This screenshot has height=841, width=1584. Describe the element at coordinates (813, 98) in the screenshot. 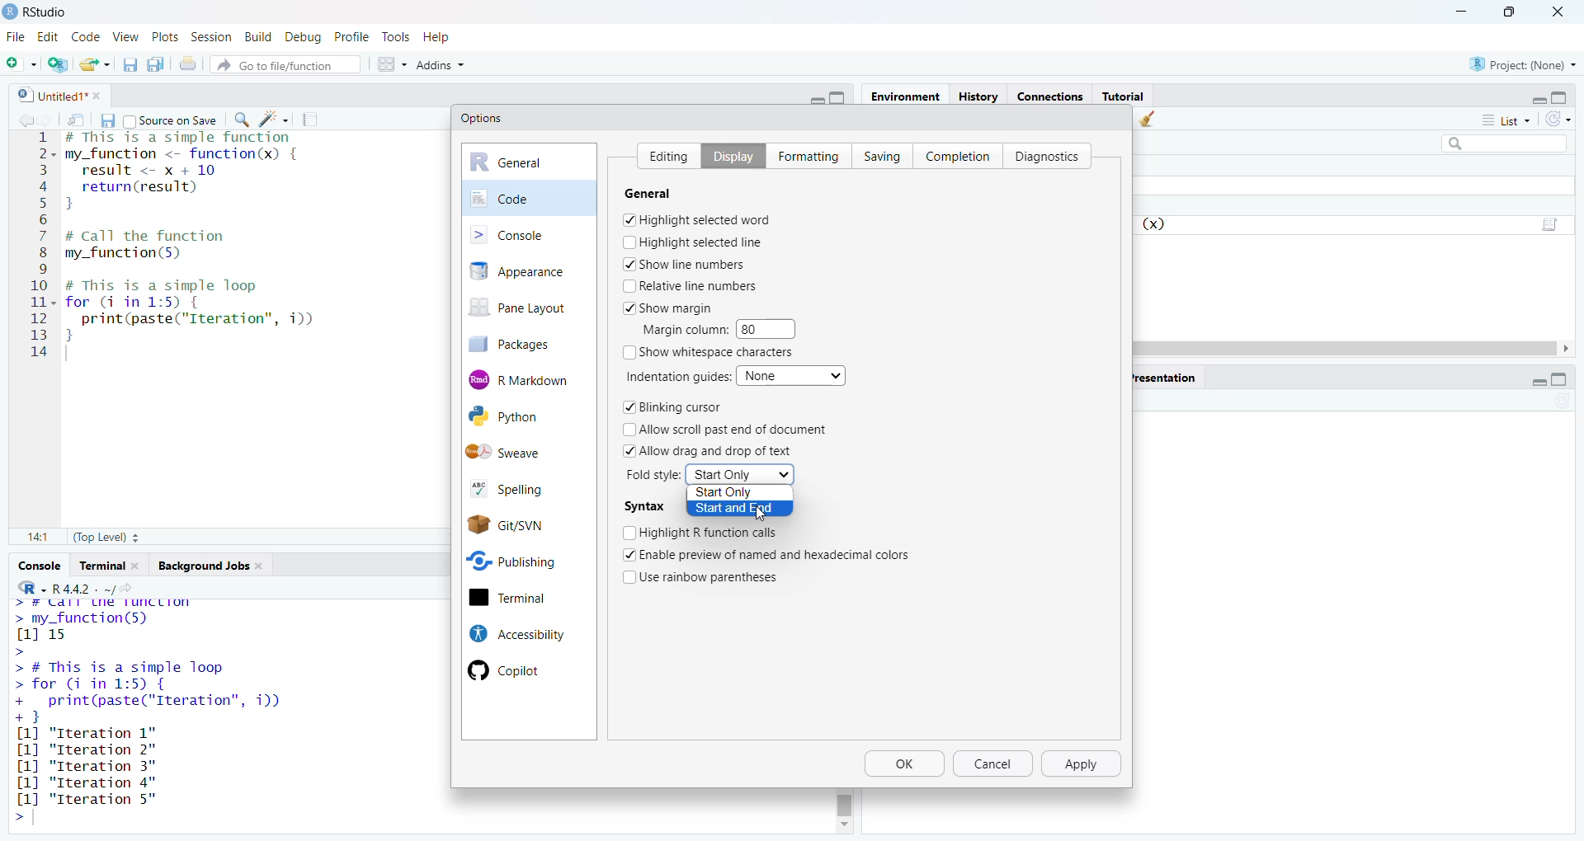

I see `minimize` at that location.